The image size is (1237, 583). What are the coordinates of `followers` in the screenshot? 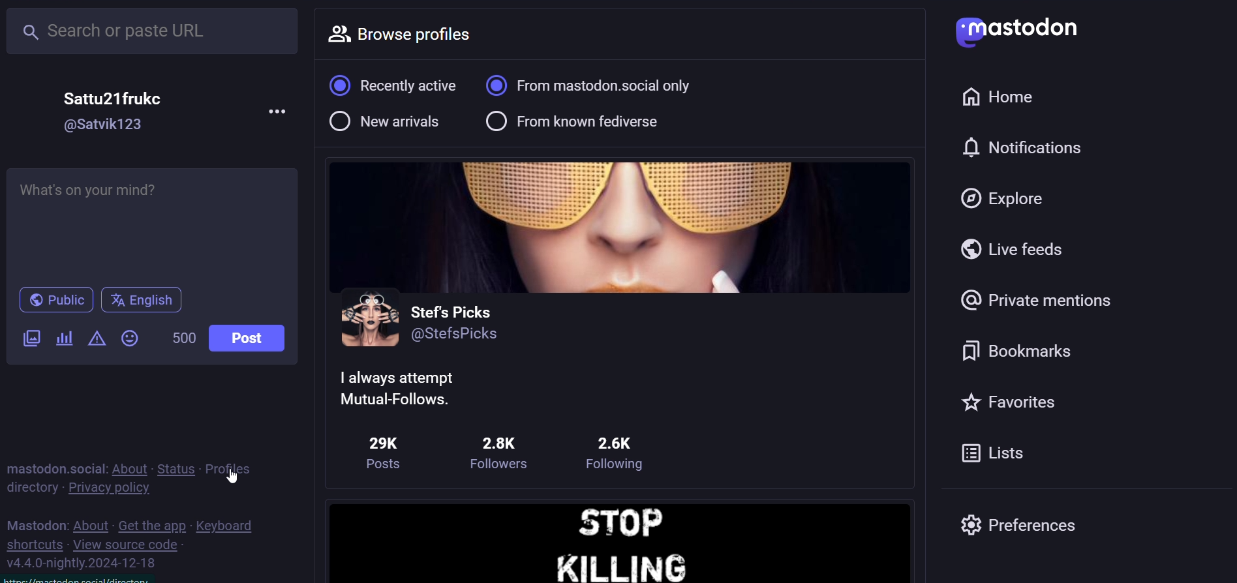 It's located at (506, 453).